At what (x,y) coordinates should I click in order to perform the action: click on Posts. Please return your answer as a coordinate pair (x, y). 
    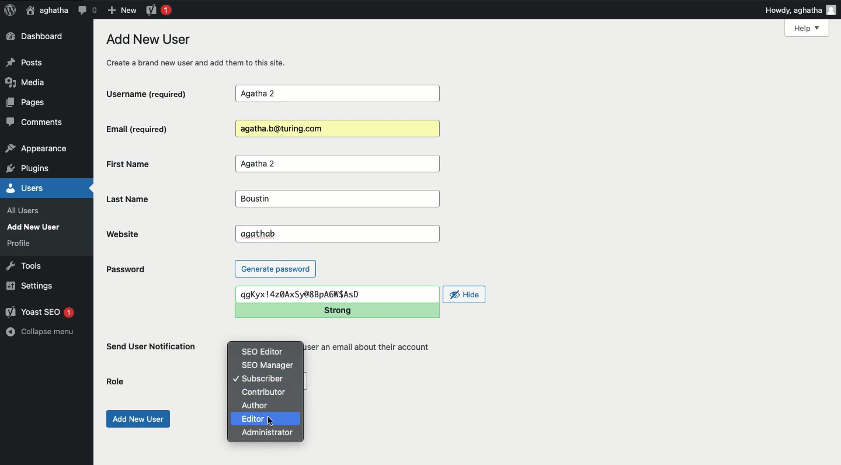
    Looking at the image, I should click on (27, 61).